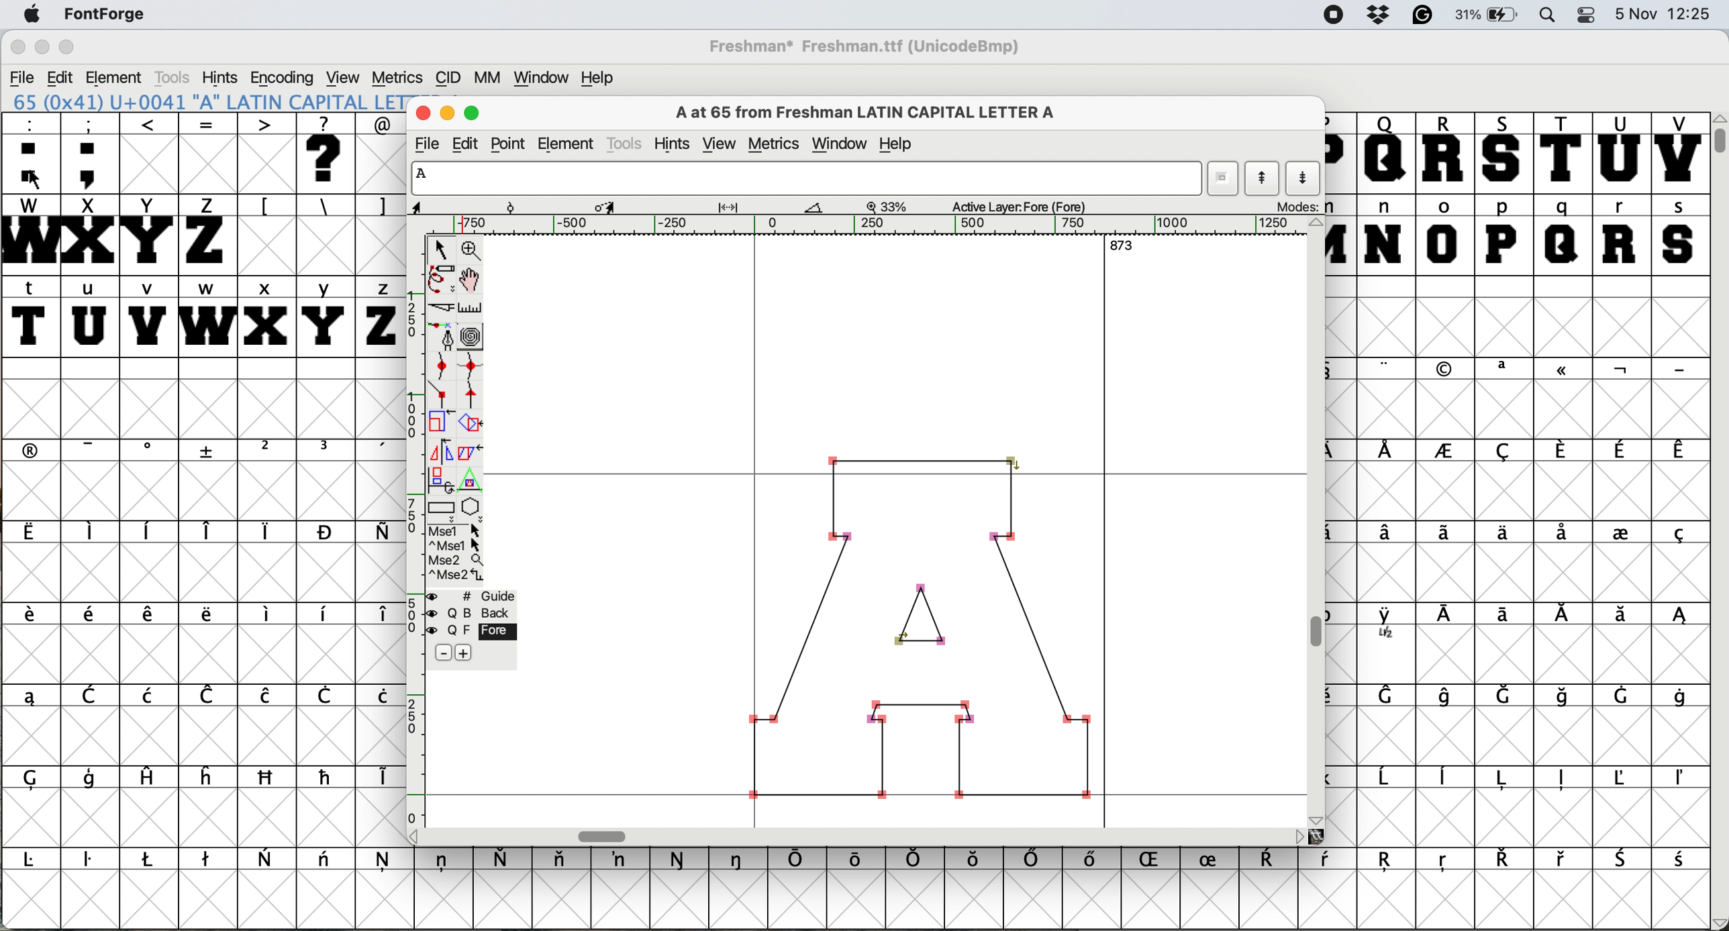 The width and height of the screenshot is (1729, 931). I want to click on ^Mse2, so click(456, 579).